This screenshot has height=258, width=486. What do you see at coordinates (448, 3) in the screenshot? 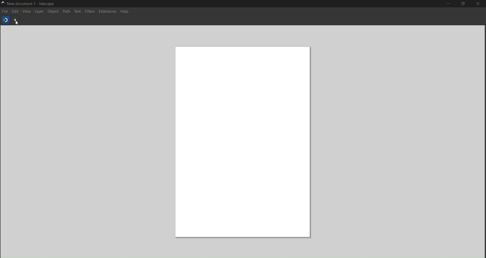
I see `minimize` at bounding box center [448, 3].